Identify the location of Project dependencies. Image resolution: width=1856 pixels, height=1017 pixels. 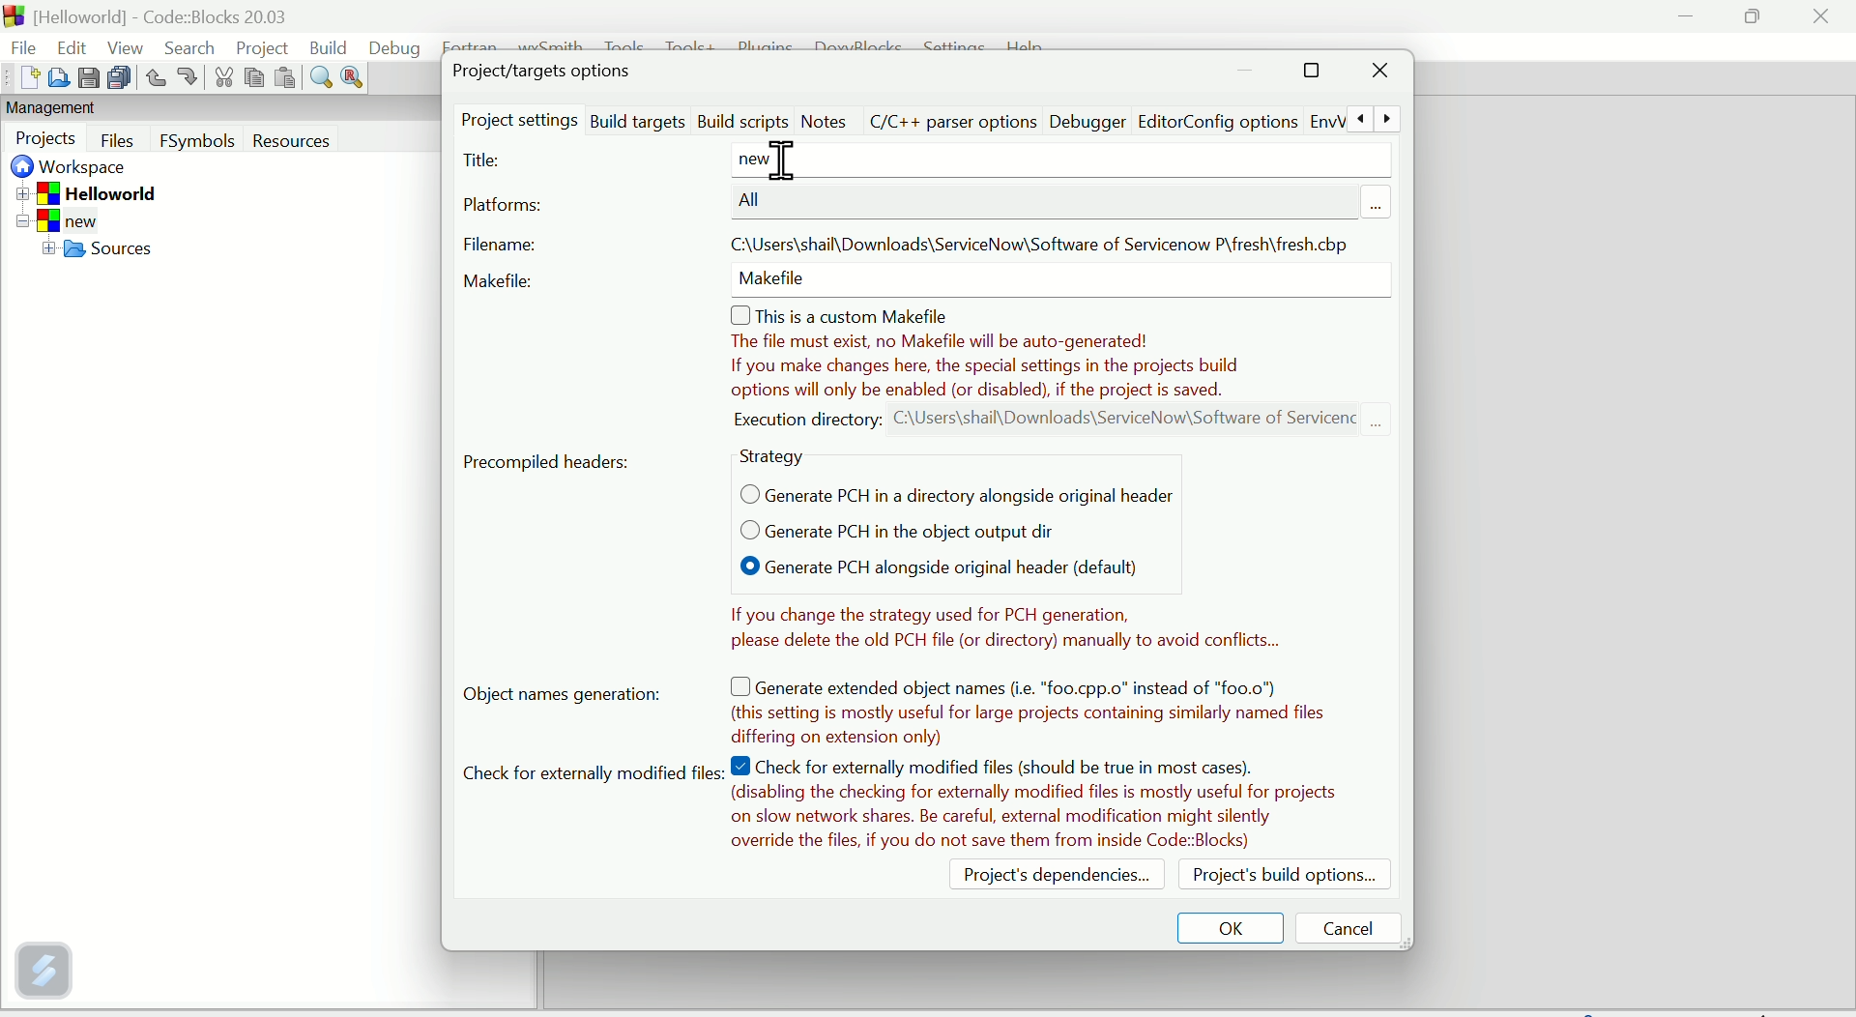
(1045, 880).